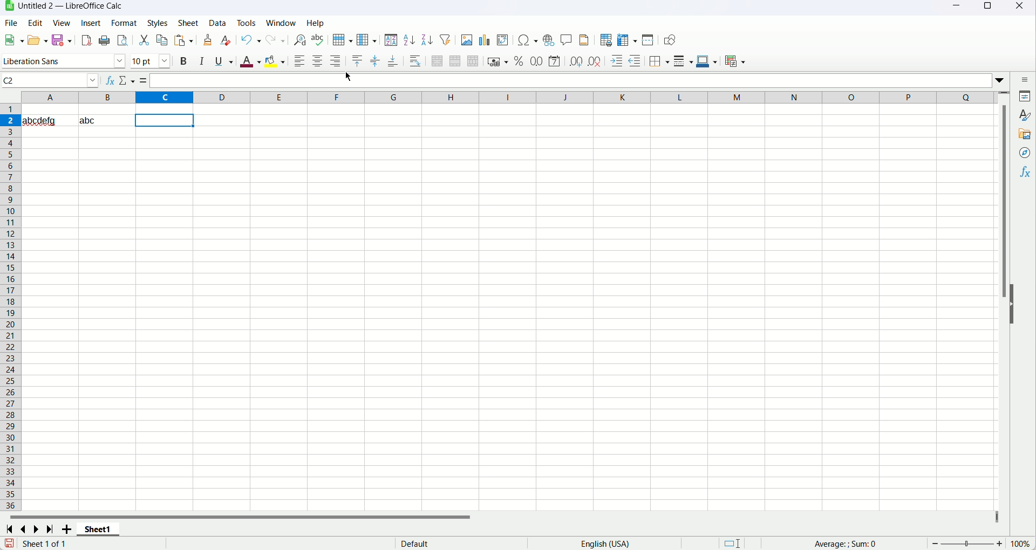 Image resolution: width=1036 pixels, height=550 pixels. What do you see at coordinates (358, 61) in the screenshot?
I see `align top` at bounding box center [358, 61].